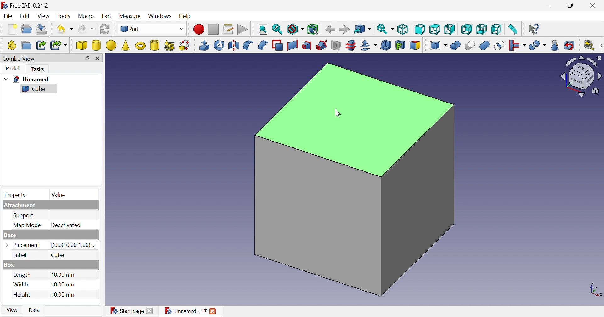 This screenshot has height=317, width=604. Describe the element at coordinates (86, 29) in the screenshot. I see `Redo` at that location.